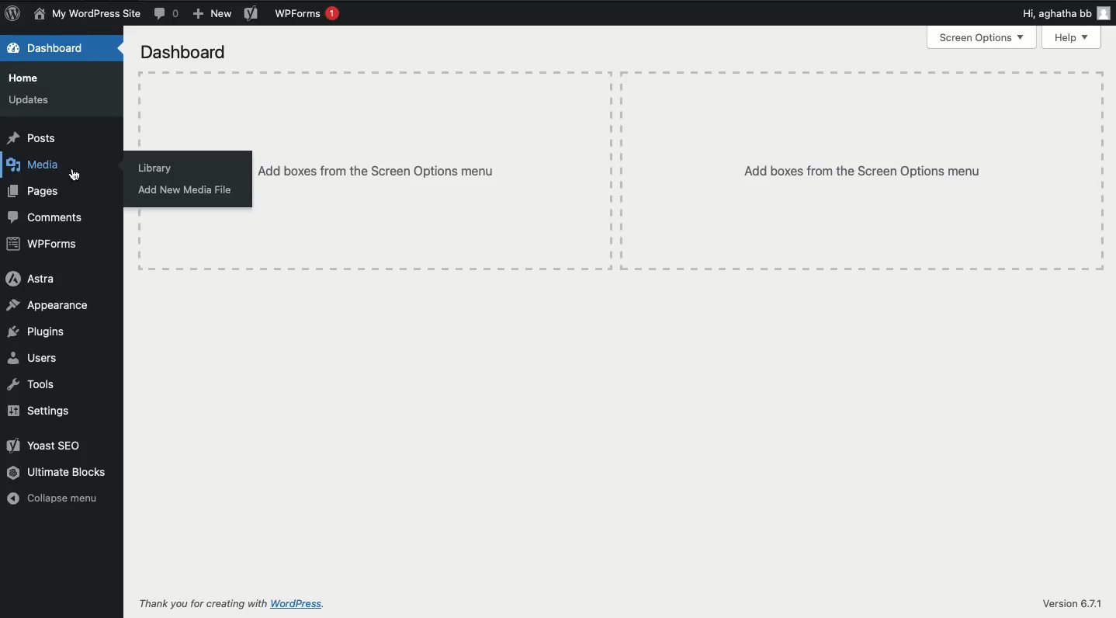 The image size is (1116, 618). I want to click on Version 6.7.1, so click(1071, 604).